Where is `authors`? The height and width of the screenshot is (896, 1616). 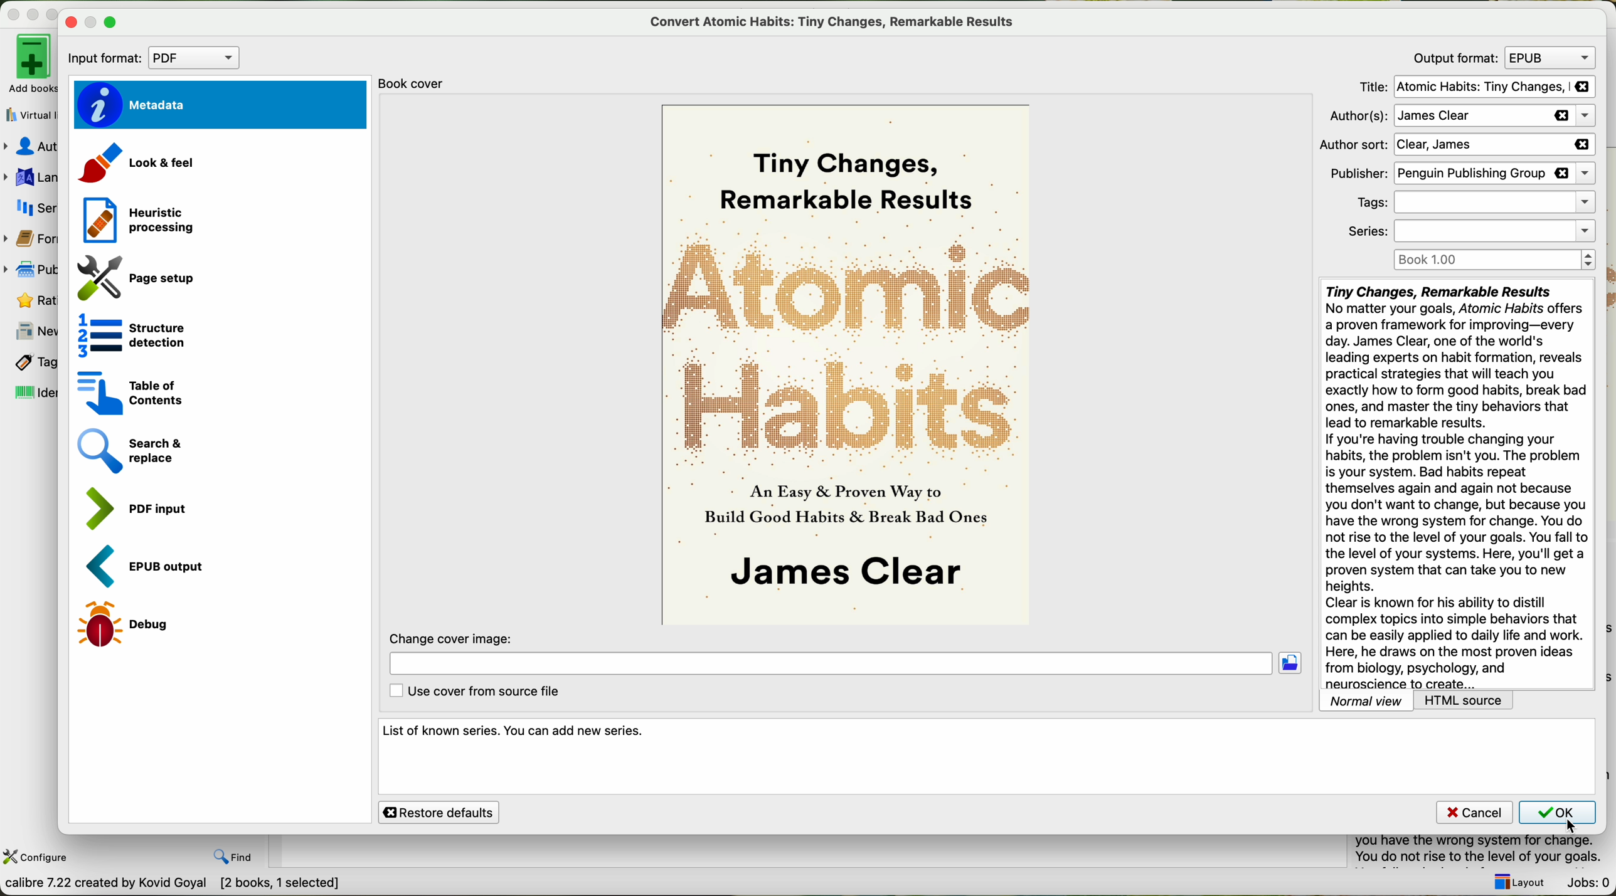
authors is located at coordinates (29, 148).